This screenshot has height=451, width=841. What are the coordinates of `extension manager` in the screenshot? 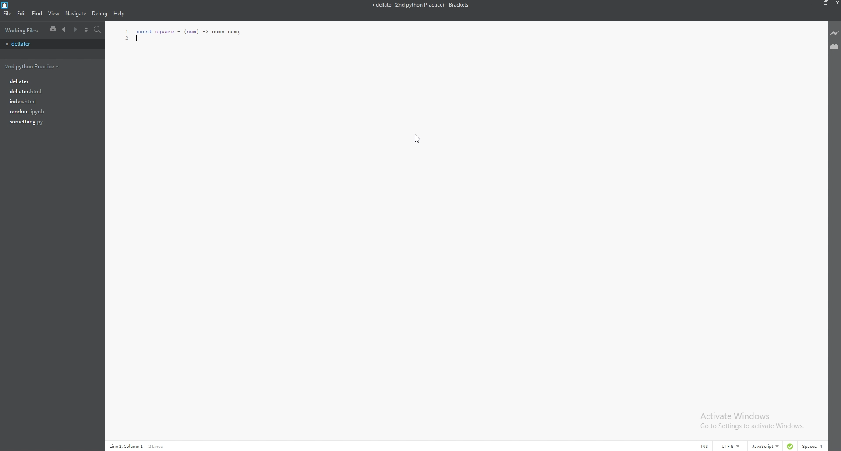 It's located at (834, 46).